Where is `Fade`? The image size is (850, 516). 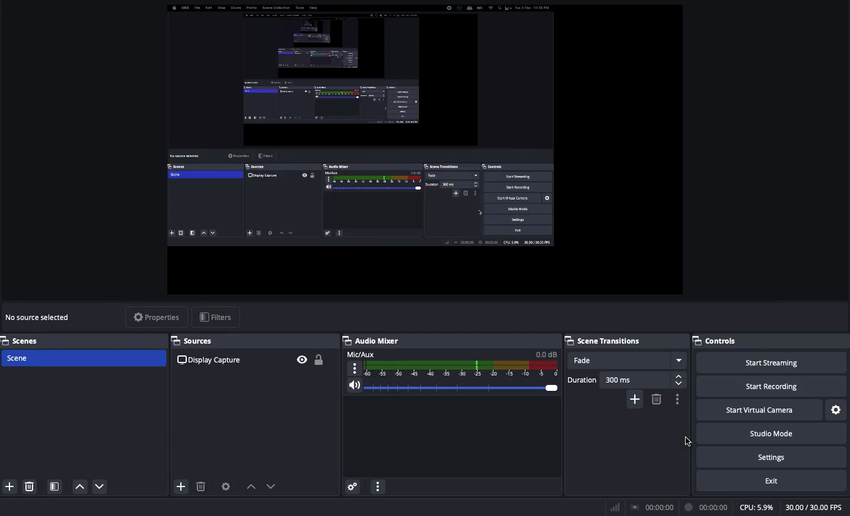 Fade is located at coordinates (631, 361).